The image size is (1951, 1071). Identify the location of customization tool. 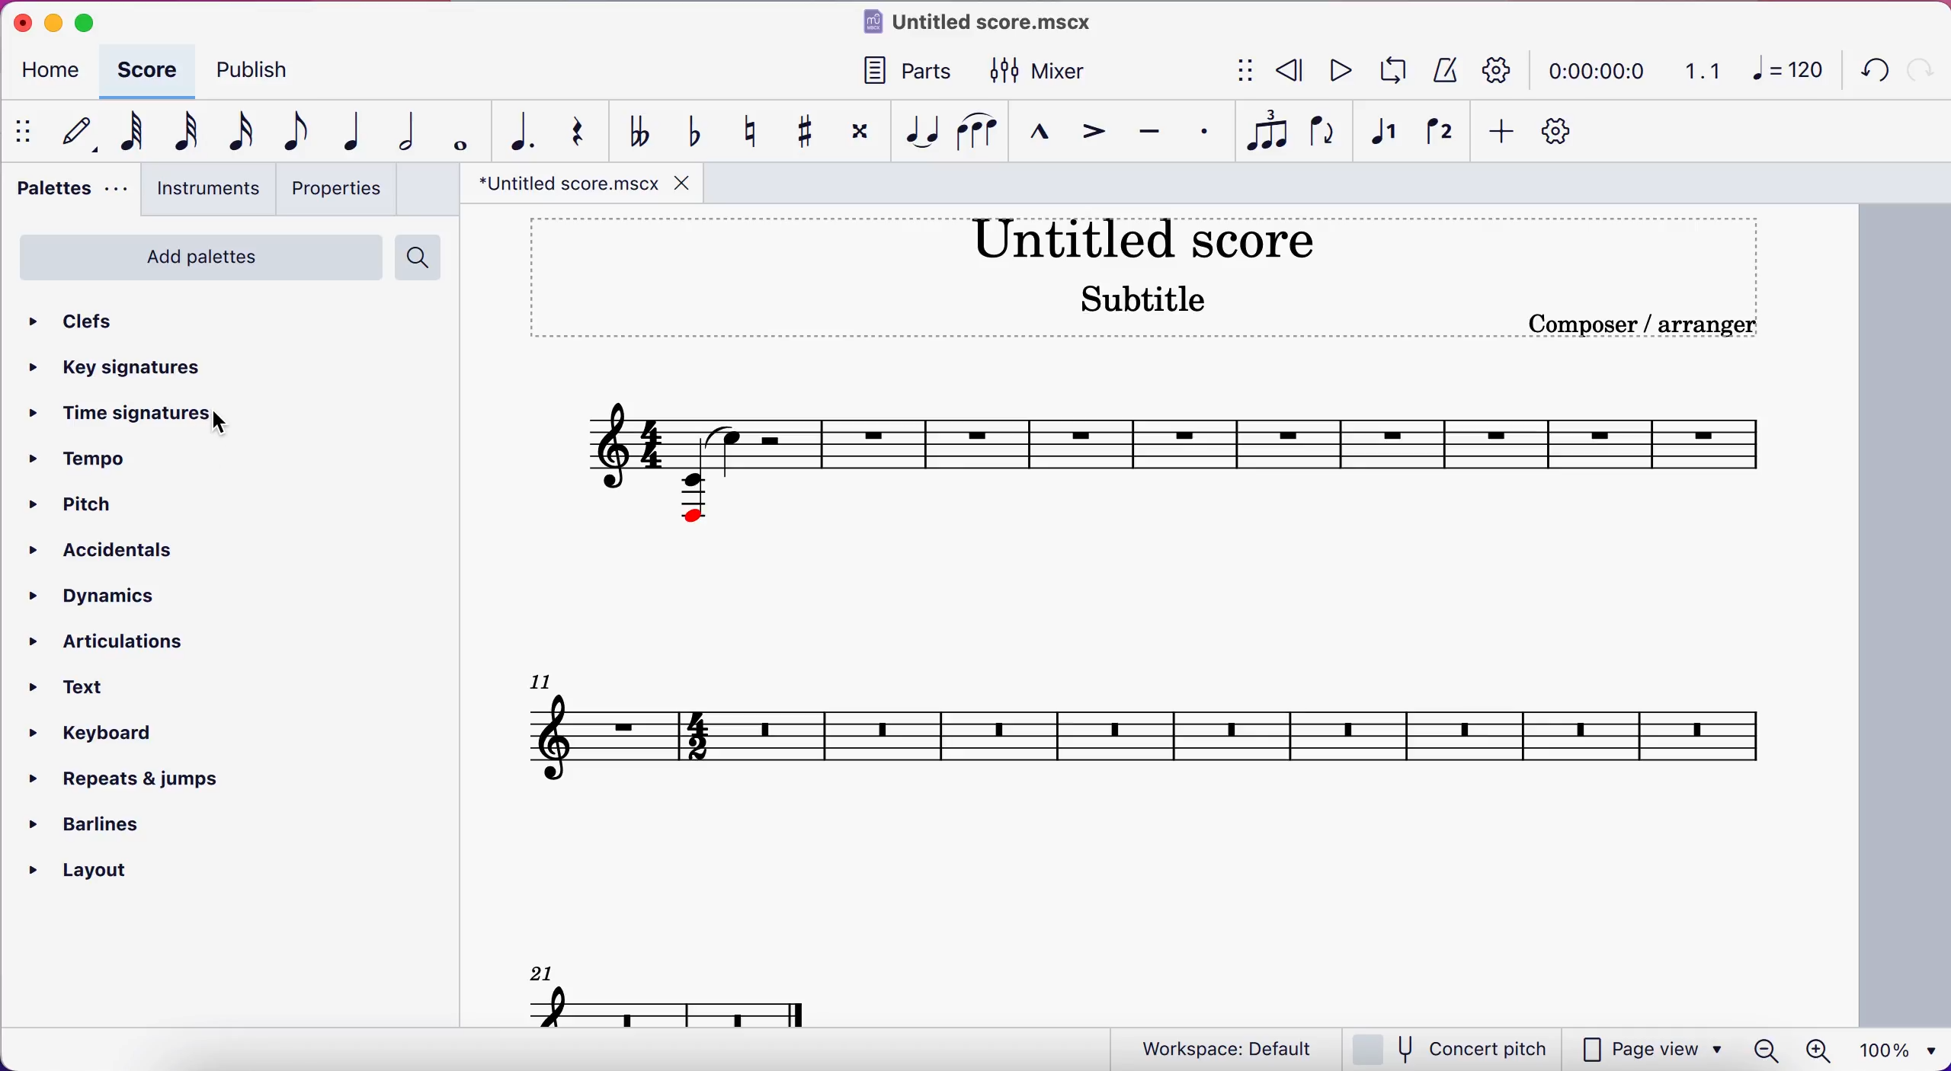
(1567, 132).